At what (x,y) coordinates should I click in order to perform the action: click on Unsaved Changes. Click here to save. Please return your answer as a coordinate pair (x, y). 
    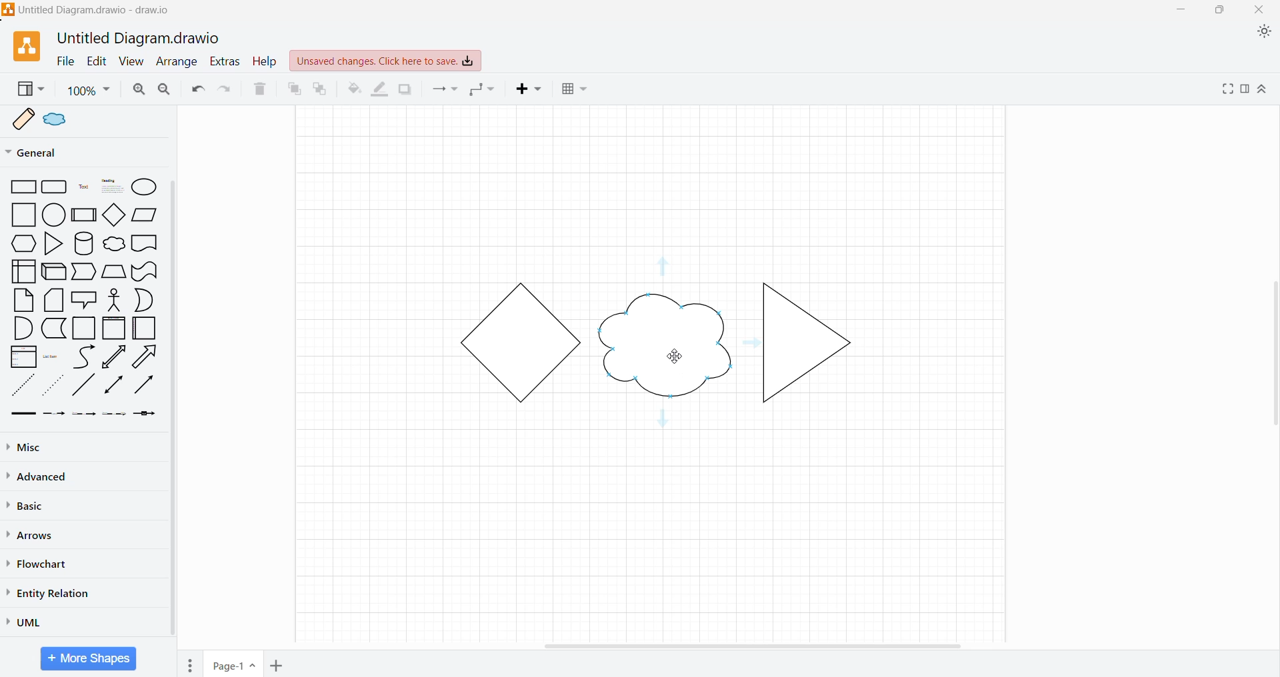
    Looking at the image, I should click on (386, 61).